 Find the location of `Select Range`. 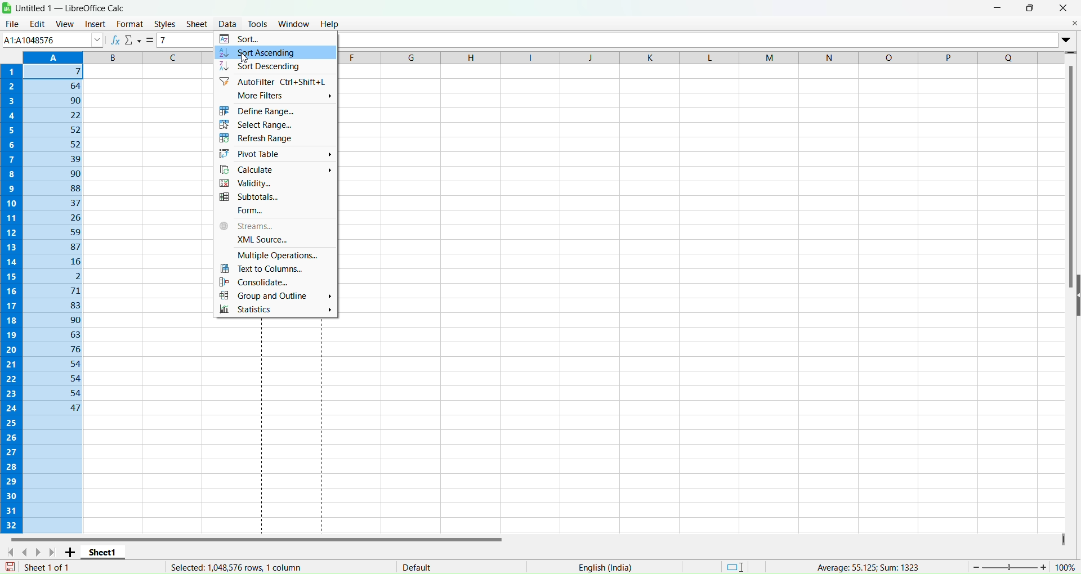

Select Range is located at coordinates (271, 124).